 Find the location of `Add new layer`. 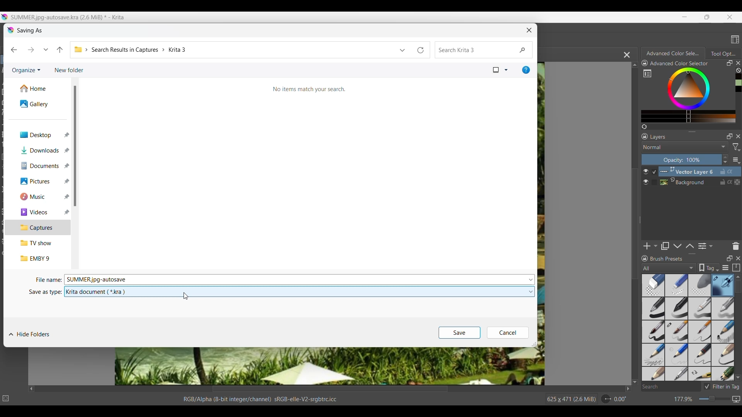

Add new layer is located at coordinates (650, 246).